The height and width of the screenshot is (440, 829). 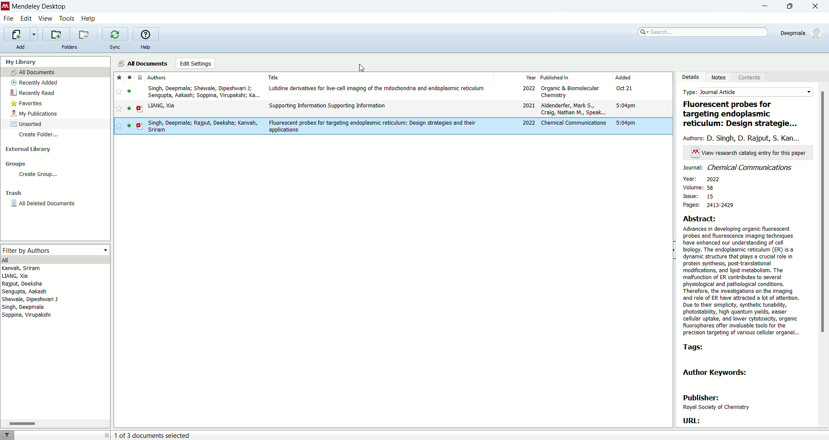 What do you see at coordinates (721, 78) in the screenshot?
I see `notes` at bounding box center [721, 78].